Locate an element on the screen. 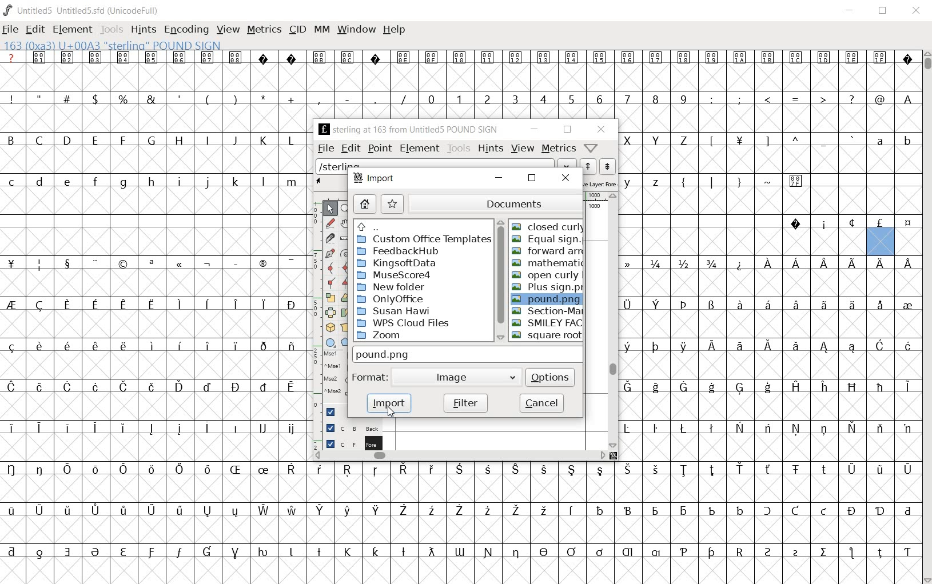 This screenshot has width=932, height=584. Symbol is located at coordinates (656, 428).